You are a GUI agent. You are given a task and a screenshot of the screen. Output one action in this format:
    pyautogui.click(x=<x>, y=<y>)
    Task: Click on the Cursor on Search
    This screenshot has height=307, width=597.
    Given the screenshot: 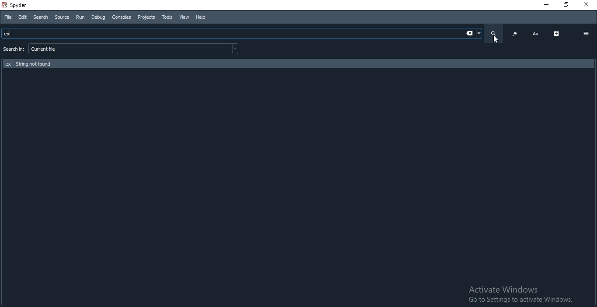 What is the action you would take?
    pyautogui.click(x=497, y=40)
    